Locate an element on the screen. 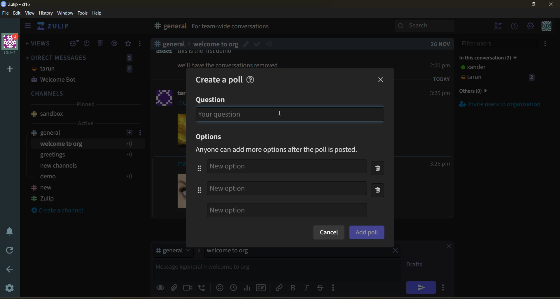 The image size is (560, 299). maximize is located at coordinates (532, 6).